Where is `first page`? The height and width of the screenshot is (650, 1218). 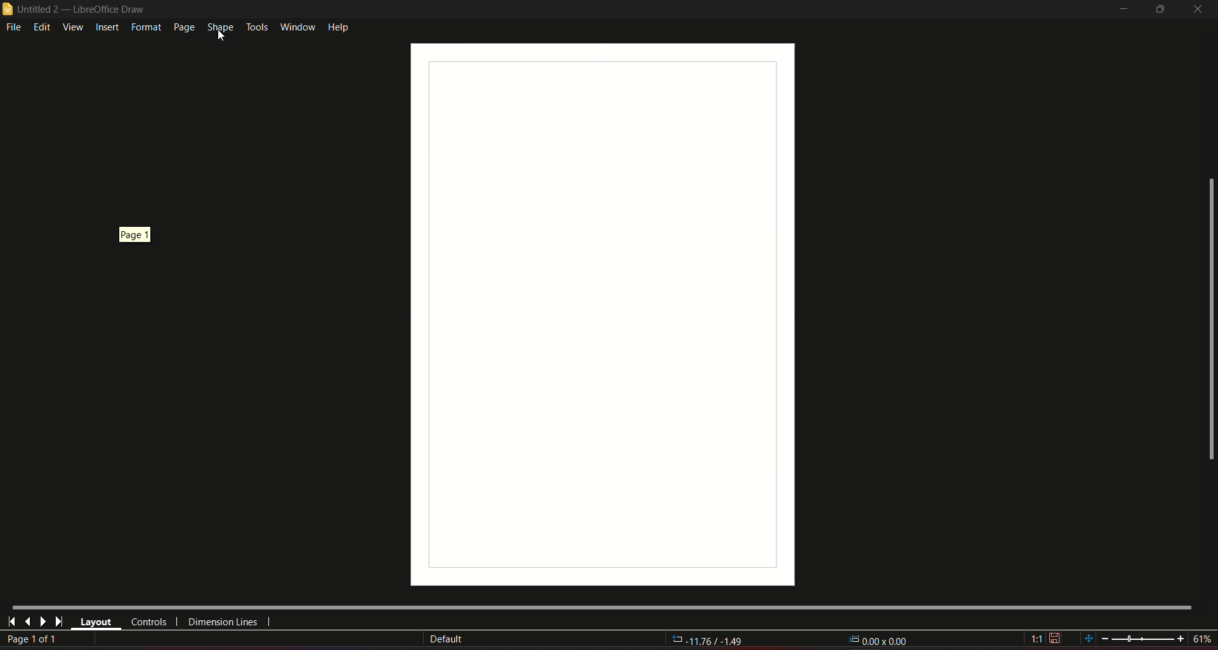
first page is located at coordinates (12, 620).